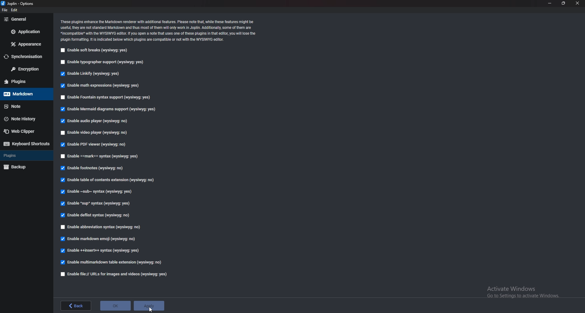 Image resolution: width=585 pixels, height=313 pixels. Describe the element at coordinates (6, 9) in the screenshot. I see `file` at that location.